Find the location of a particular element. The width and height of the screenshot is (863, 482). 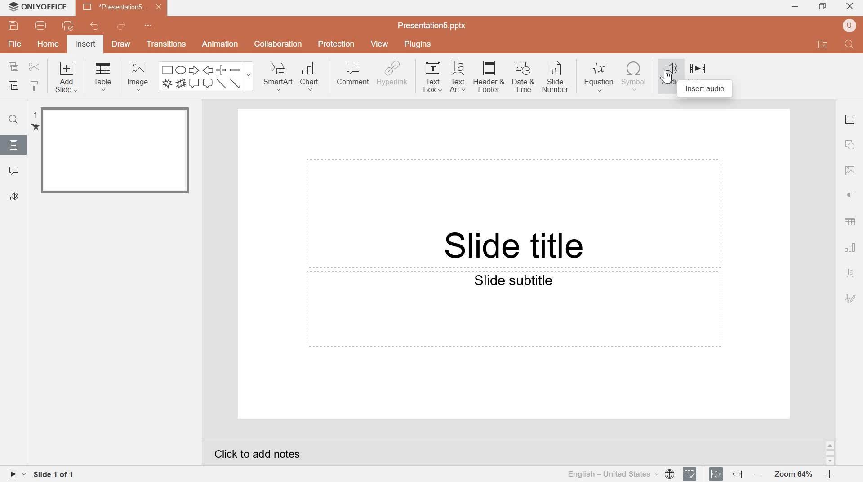

Equation is located at coordinates (600, 76).